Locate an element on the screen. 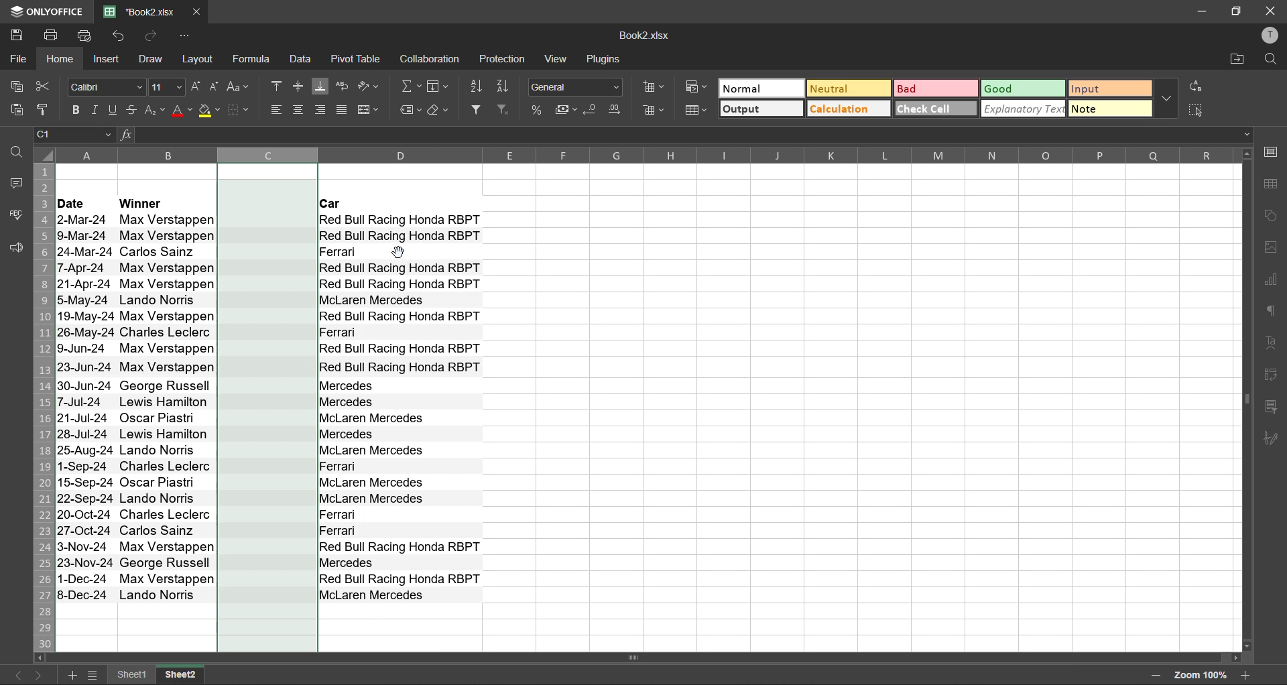 The width and height of the screenshot is (1287, 685). font size is located at coordinates (167, 87).